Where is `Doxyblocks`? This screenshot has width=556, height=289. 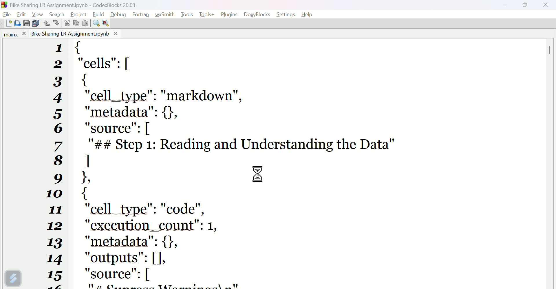 Doxyblocks is located at coordinates (257, 13).